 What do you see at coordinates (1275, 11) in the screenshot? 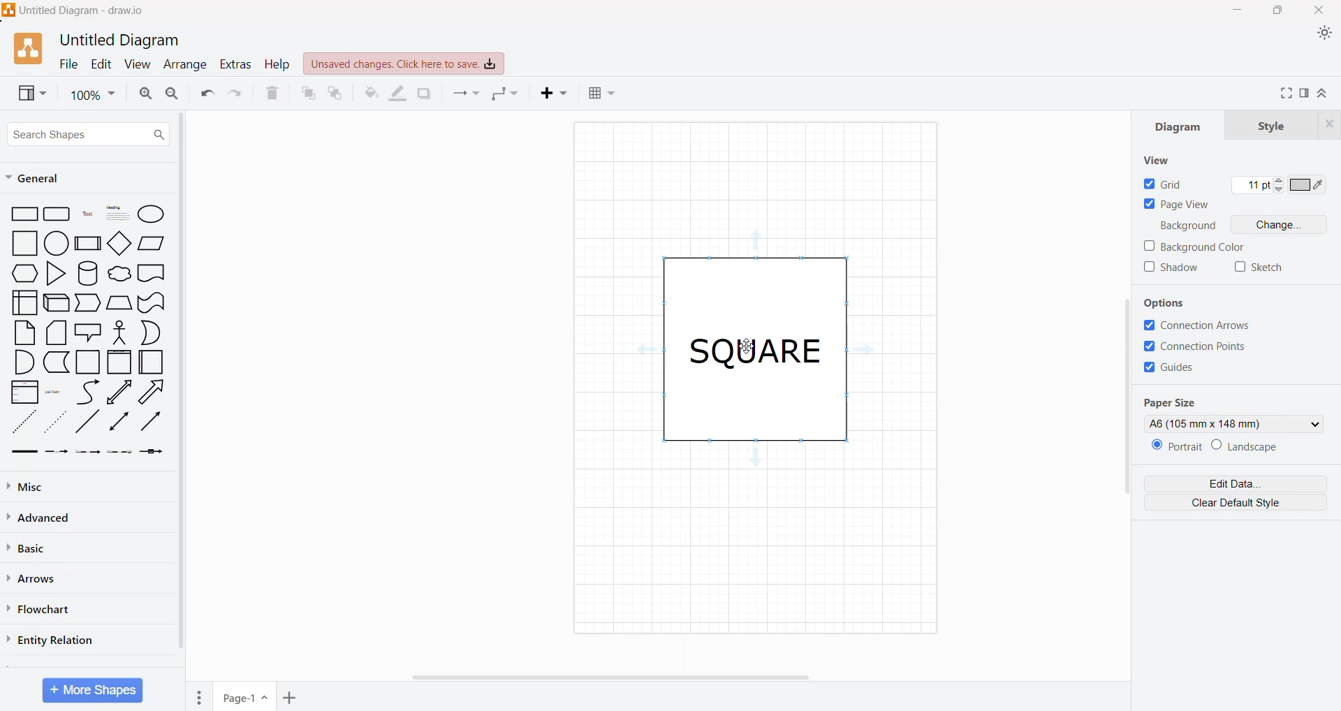
I see `Restore Down` at bounding box center [1275, 11].